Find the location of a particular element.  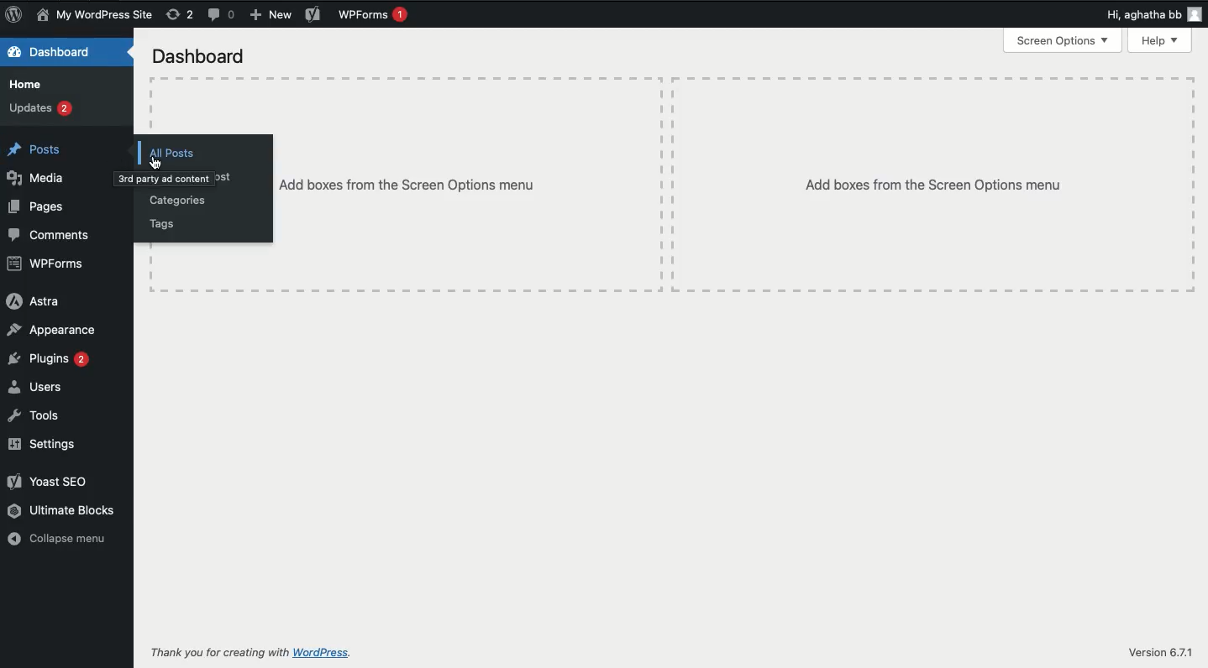

Ultimate blocks is located at coordinates (61, 509).